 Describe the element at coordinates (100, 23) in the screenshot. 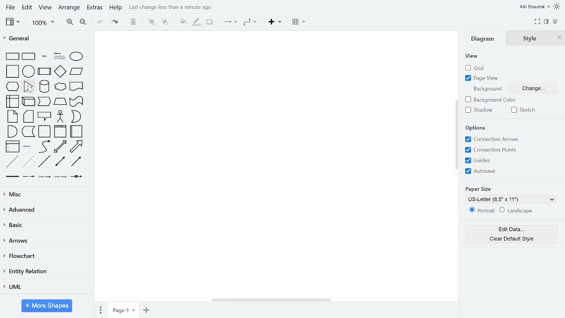

I see `undo` at that location.